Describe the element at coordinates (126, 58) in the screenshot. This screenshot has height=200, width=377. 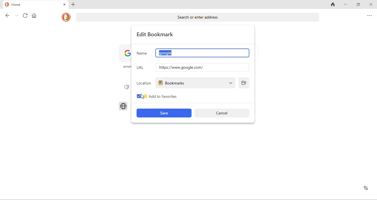
I see `google` at that location.